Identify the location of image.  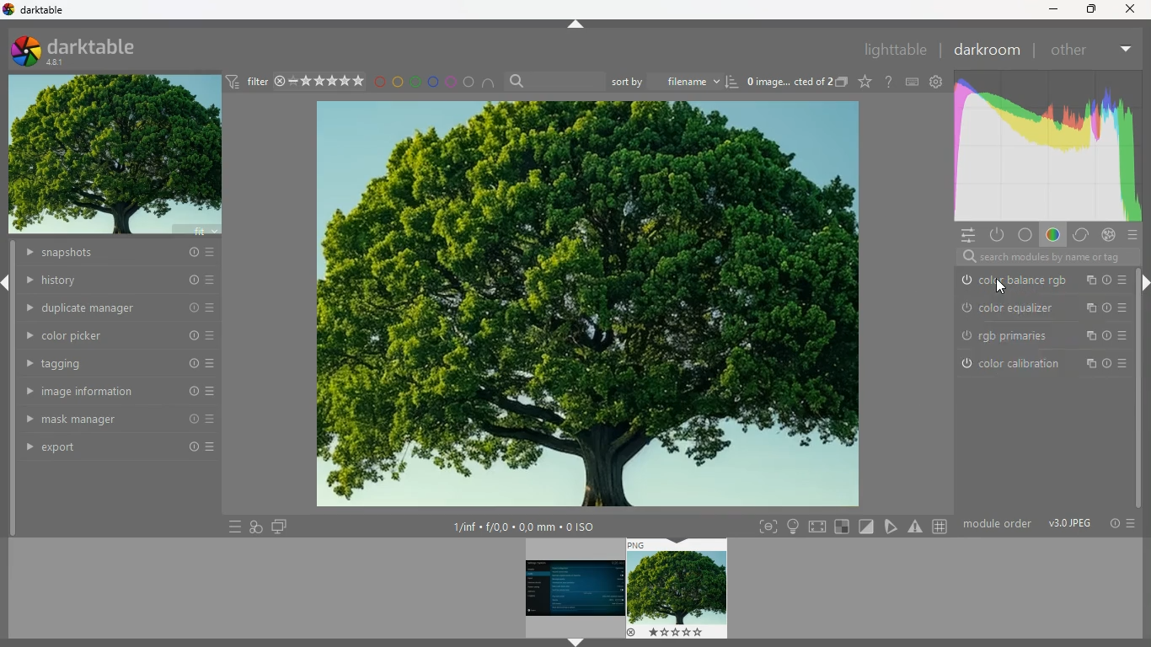
(583, 305).